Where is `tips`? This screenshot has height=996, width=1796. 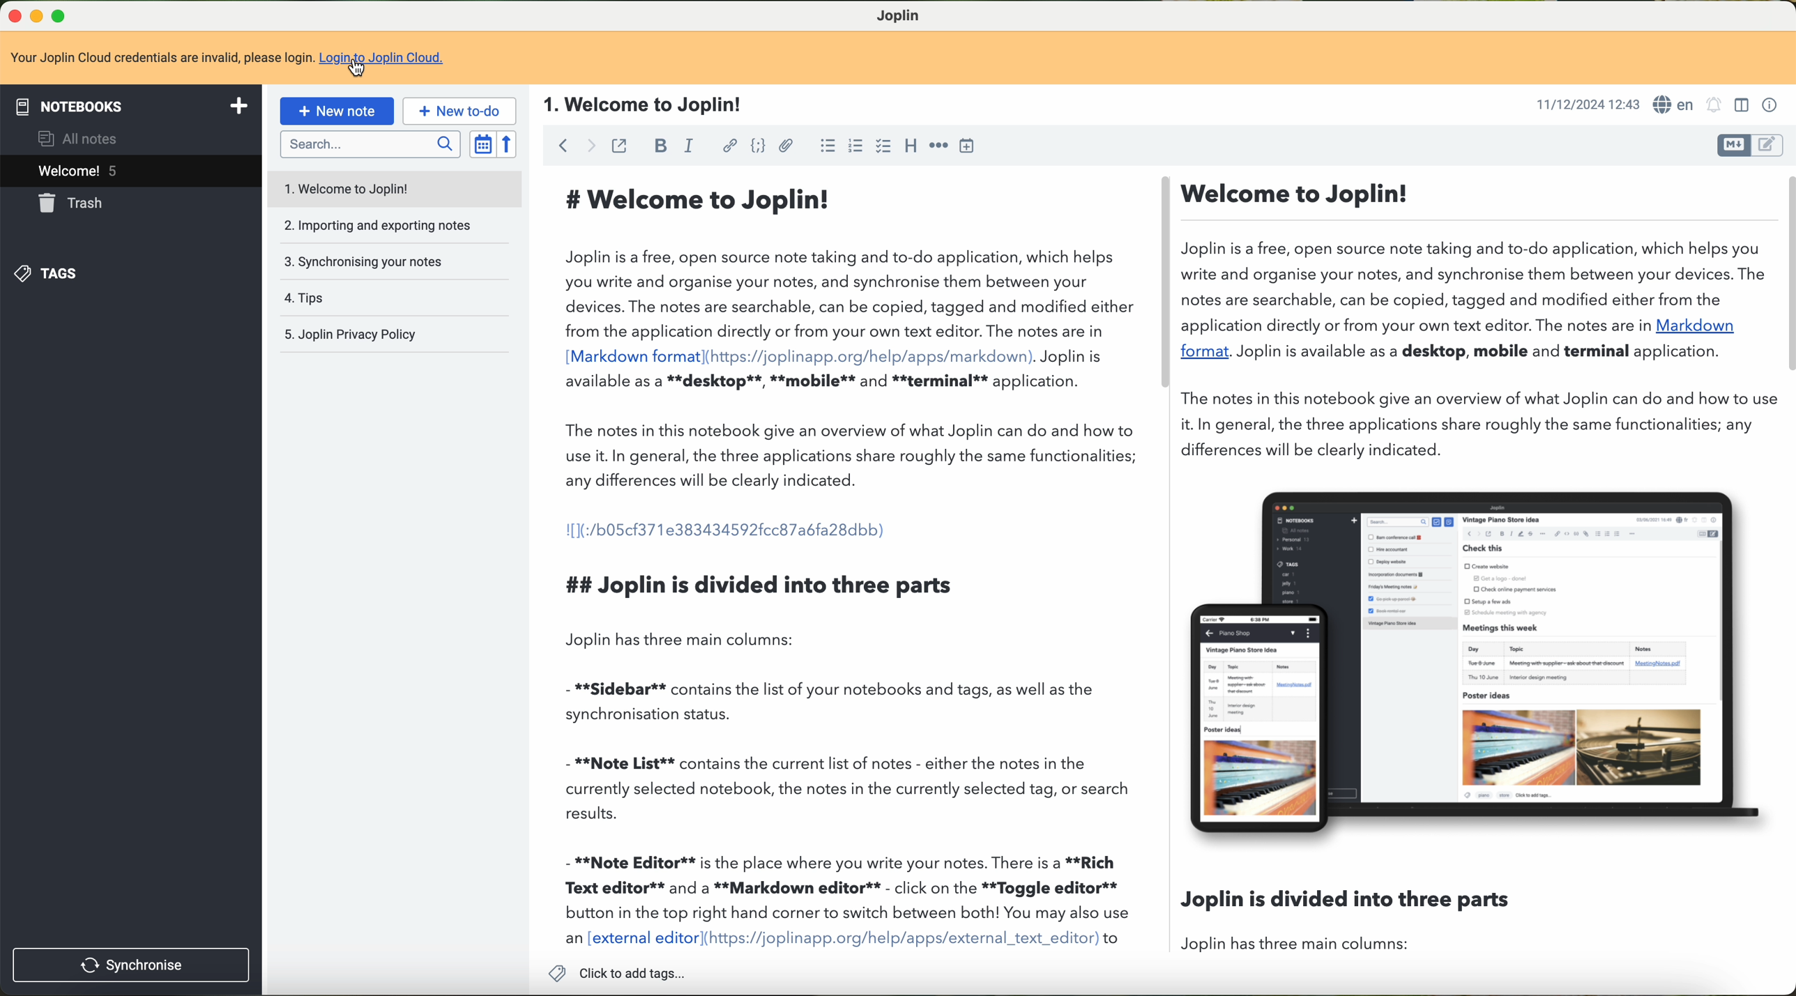
tips is located at coordinates (397, 298).